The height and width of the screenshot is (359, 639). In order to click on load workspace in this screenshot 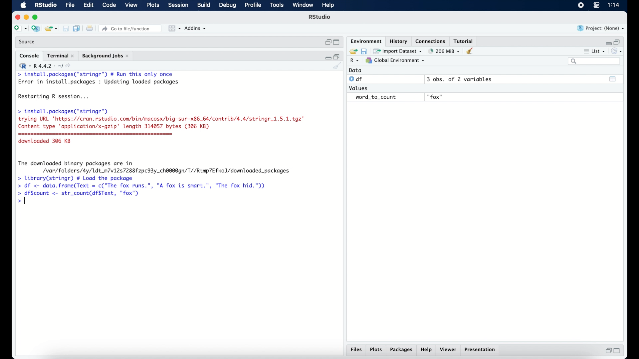, I will do `click(352, 52)`.